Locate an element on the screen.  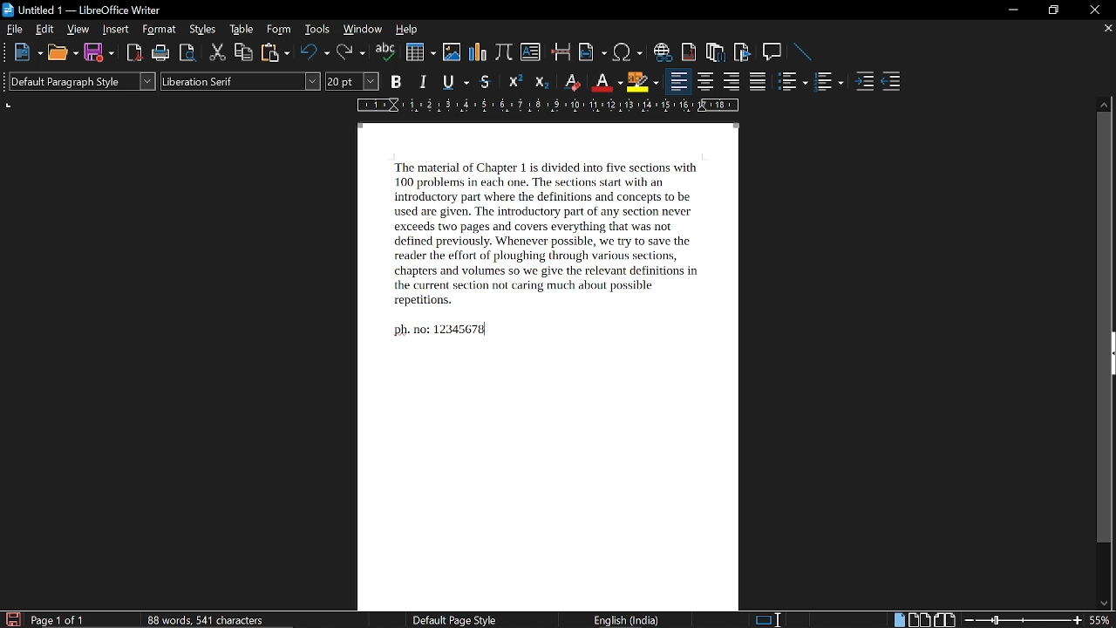
font style is located at coordinates (241, 81).